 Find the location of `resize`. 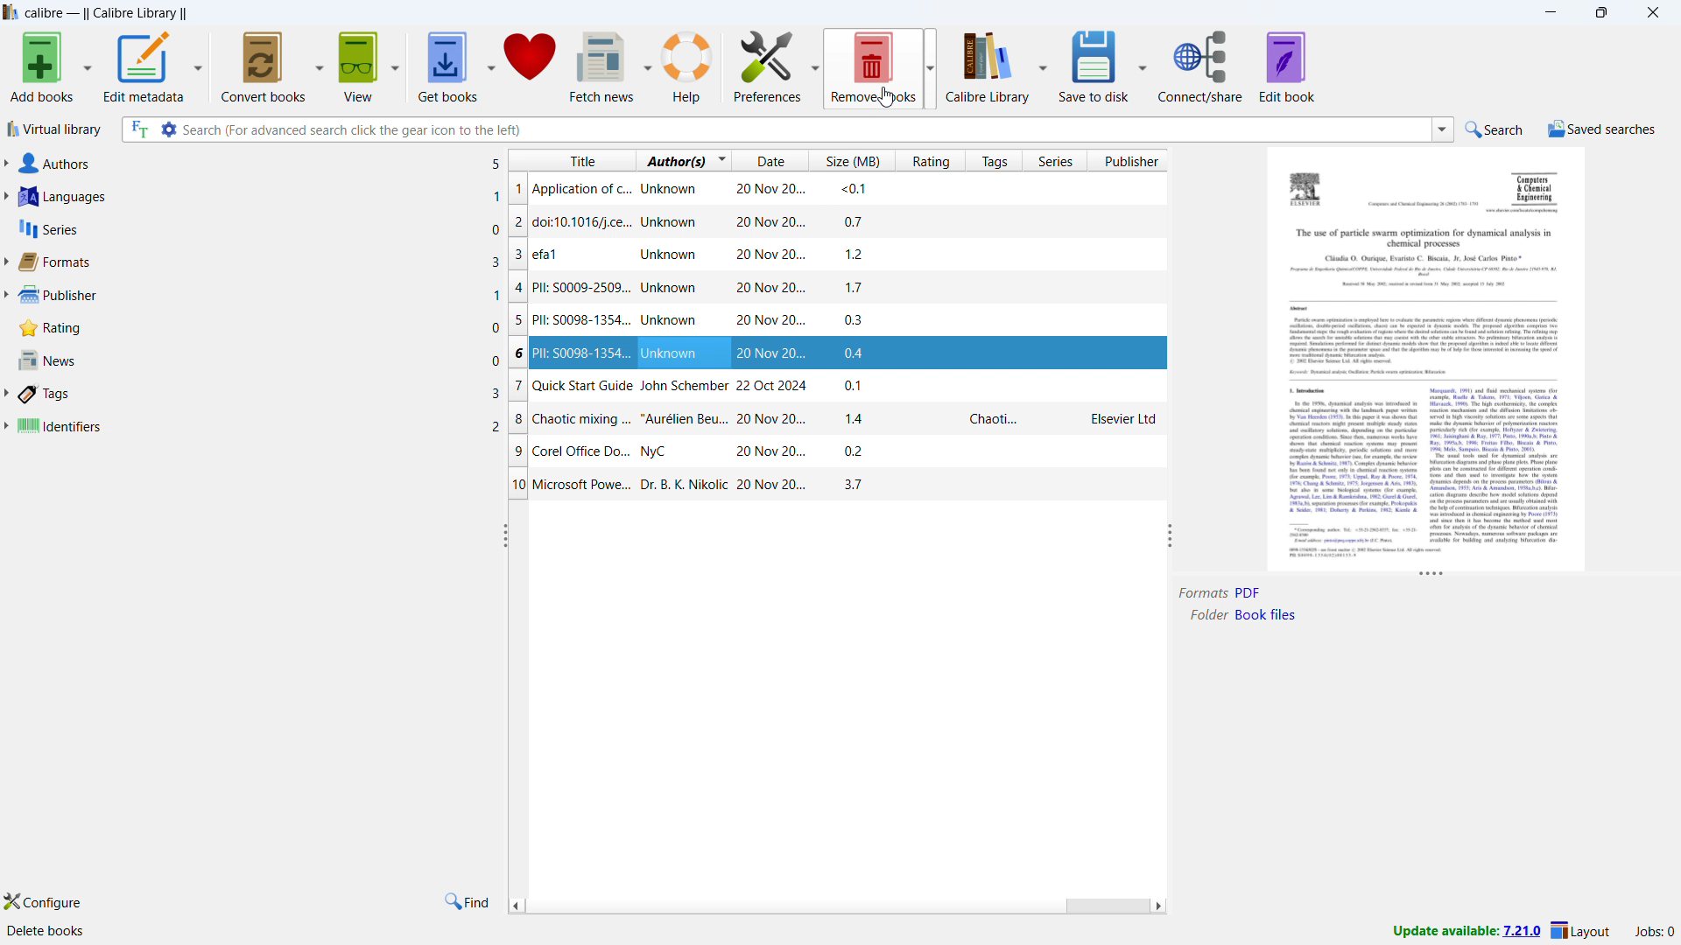

resize is located at coordinates (1171, 534).